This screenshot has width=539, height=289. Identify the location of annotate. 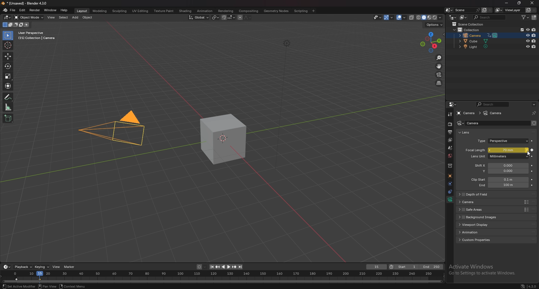
(8, 97).